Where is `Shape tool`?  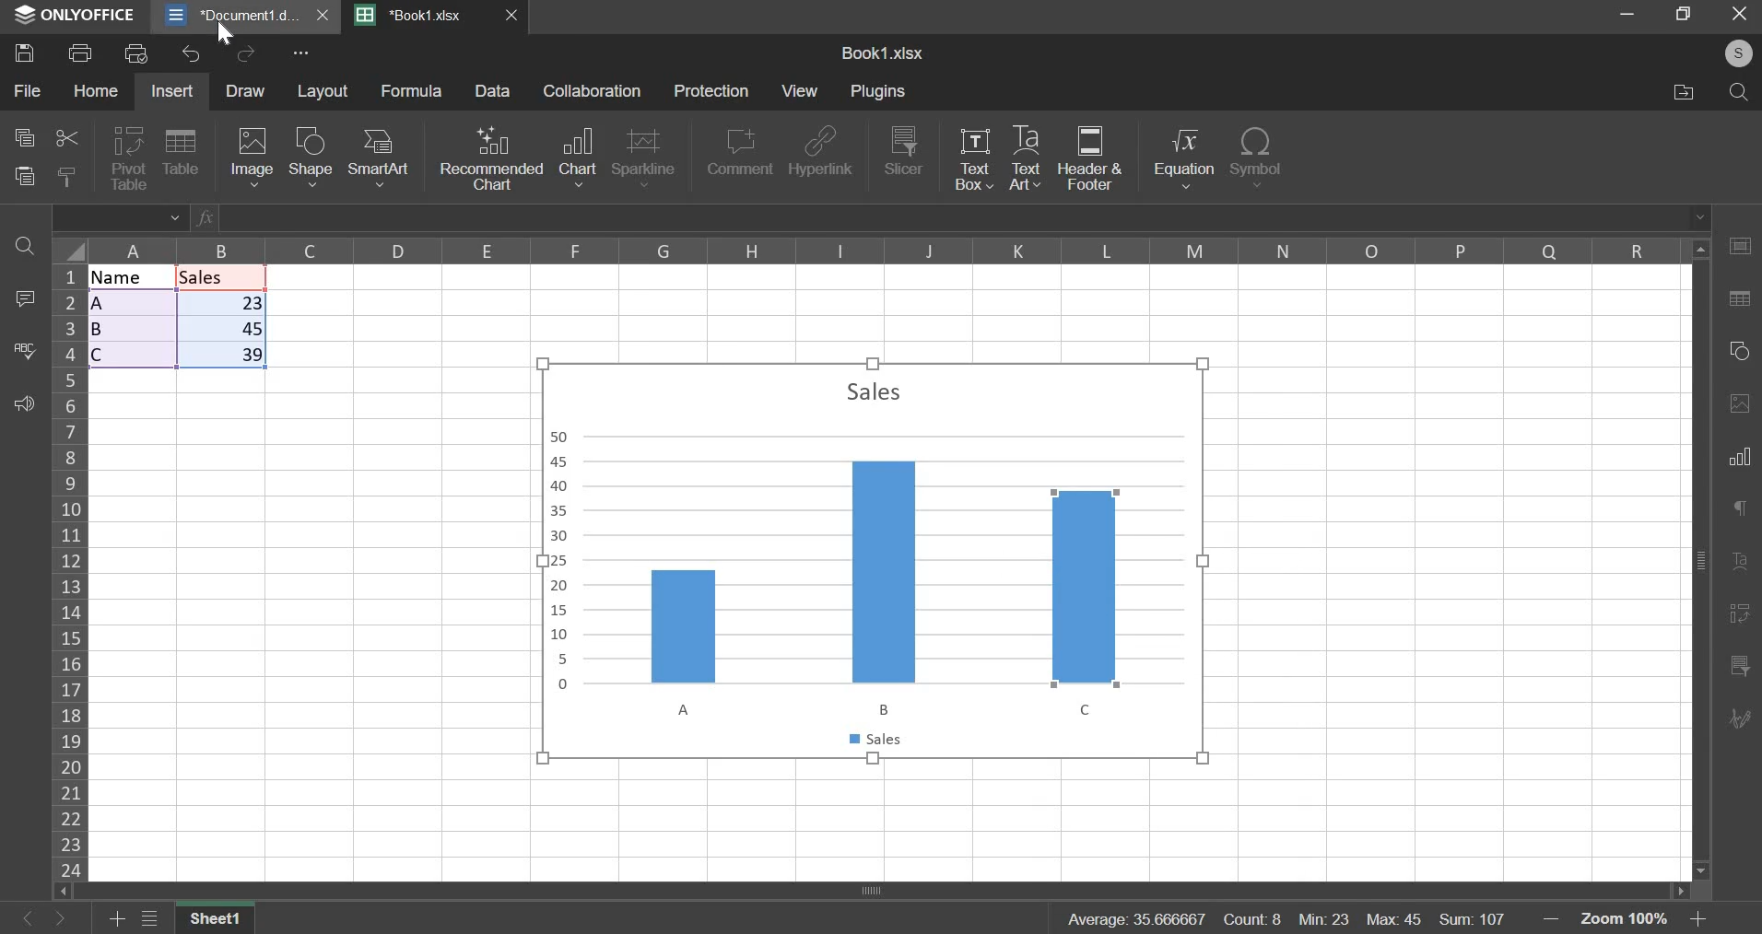 Shape tool is located at coordinates (1738, 351).